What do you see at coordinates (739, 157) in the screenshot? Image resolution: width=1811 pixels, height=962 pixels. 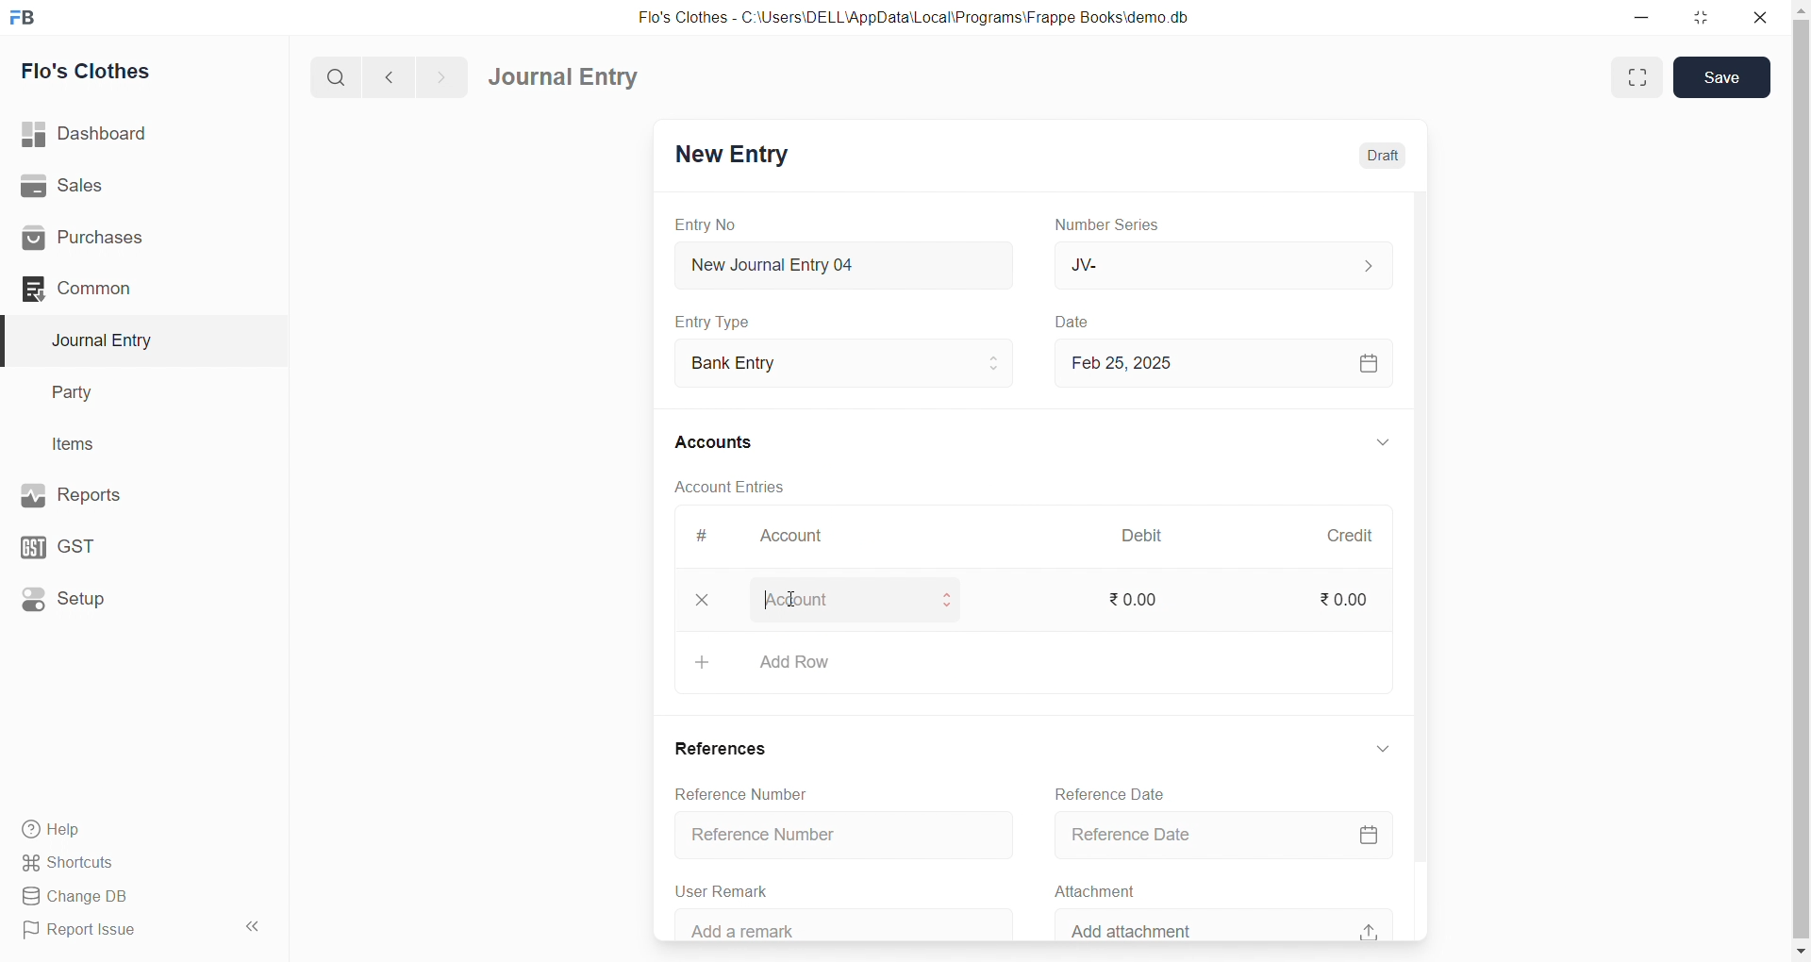 I see `New Entry` at bounding box center [739, 157].